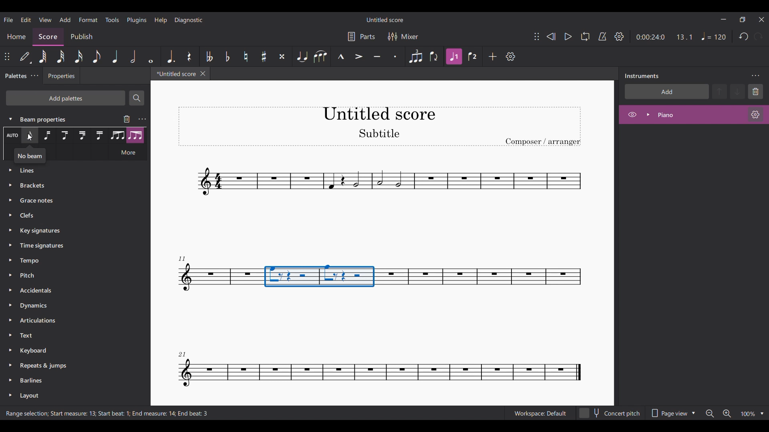 The image size is (769, 432). What do you see at coordinates (70, 216) in the screenshot?
I see `Clefs` at bounding box center [70, 216].